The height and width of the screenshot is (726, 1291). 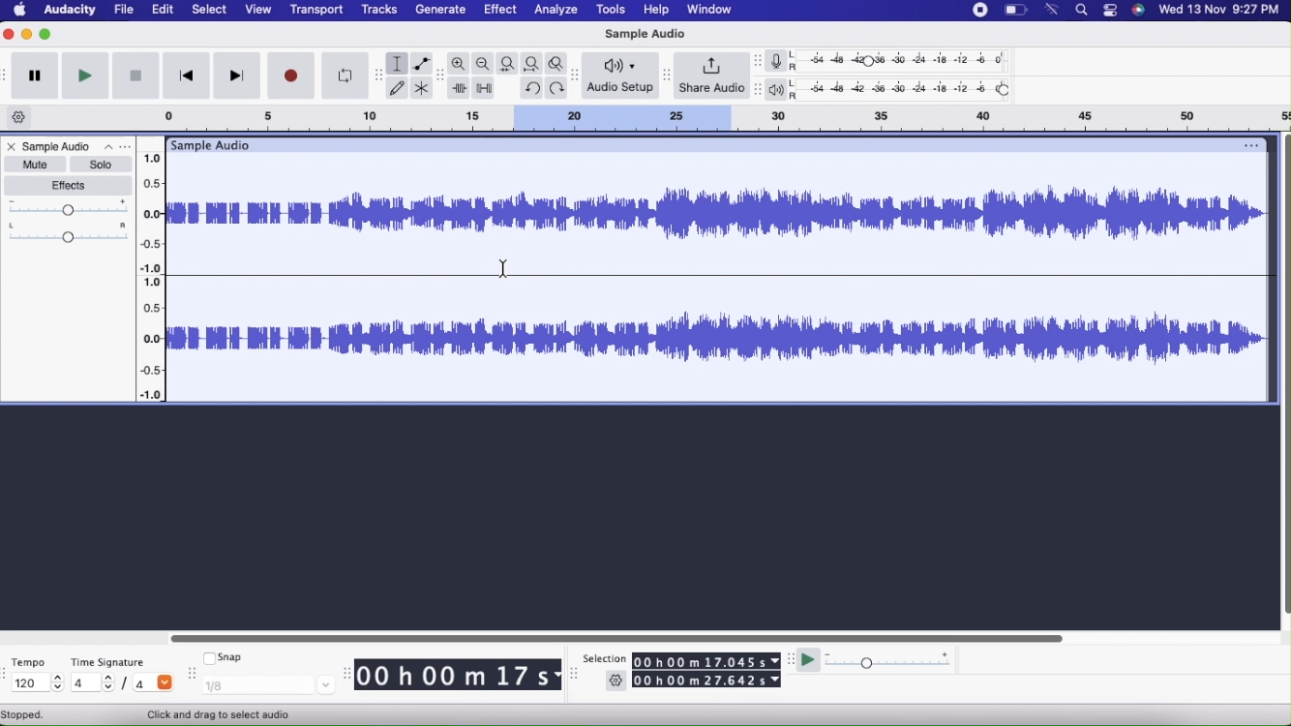 What do you see at coordinates (890, 662) in the screenshot?
I see `Playback speed` at bounding box center [890, 662].